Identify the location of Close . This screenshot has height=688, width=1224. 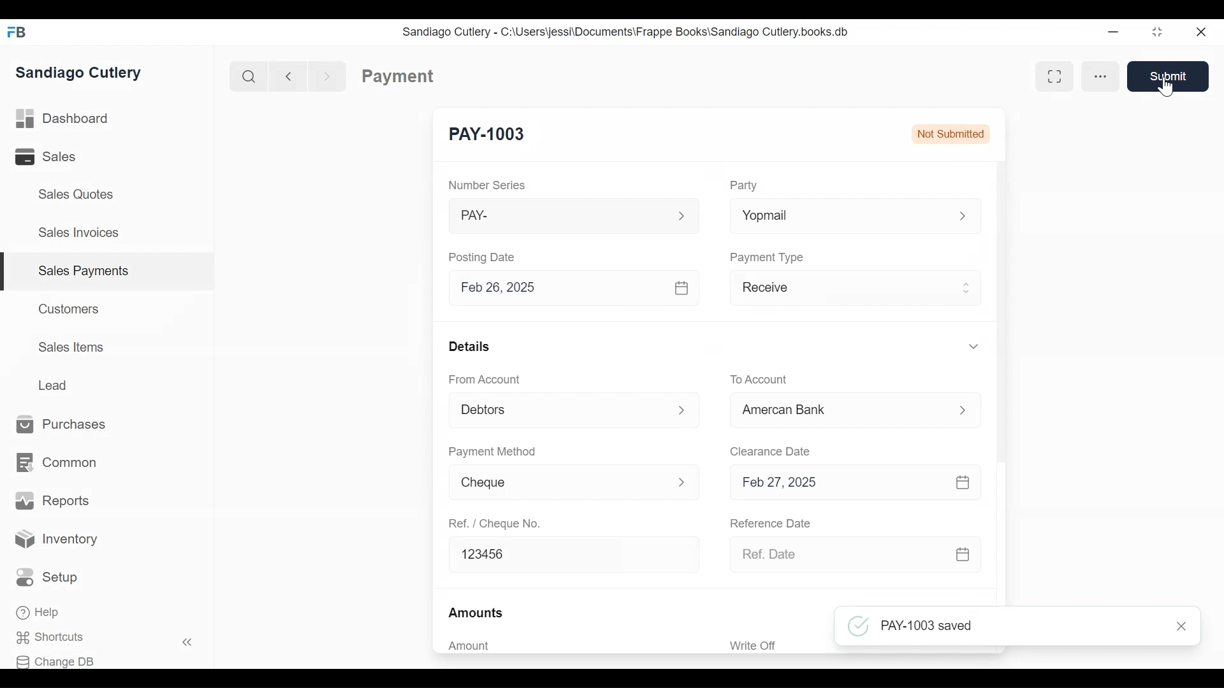
(1202, 32).